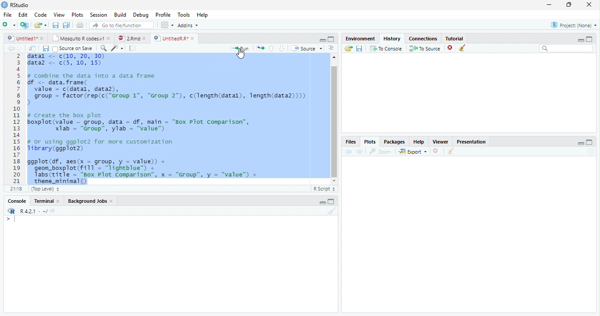  I want to click on View the current working directory, so click(52, 211).